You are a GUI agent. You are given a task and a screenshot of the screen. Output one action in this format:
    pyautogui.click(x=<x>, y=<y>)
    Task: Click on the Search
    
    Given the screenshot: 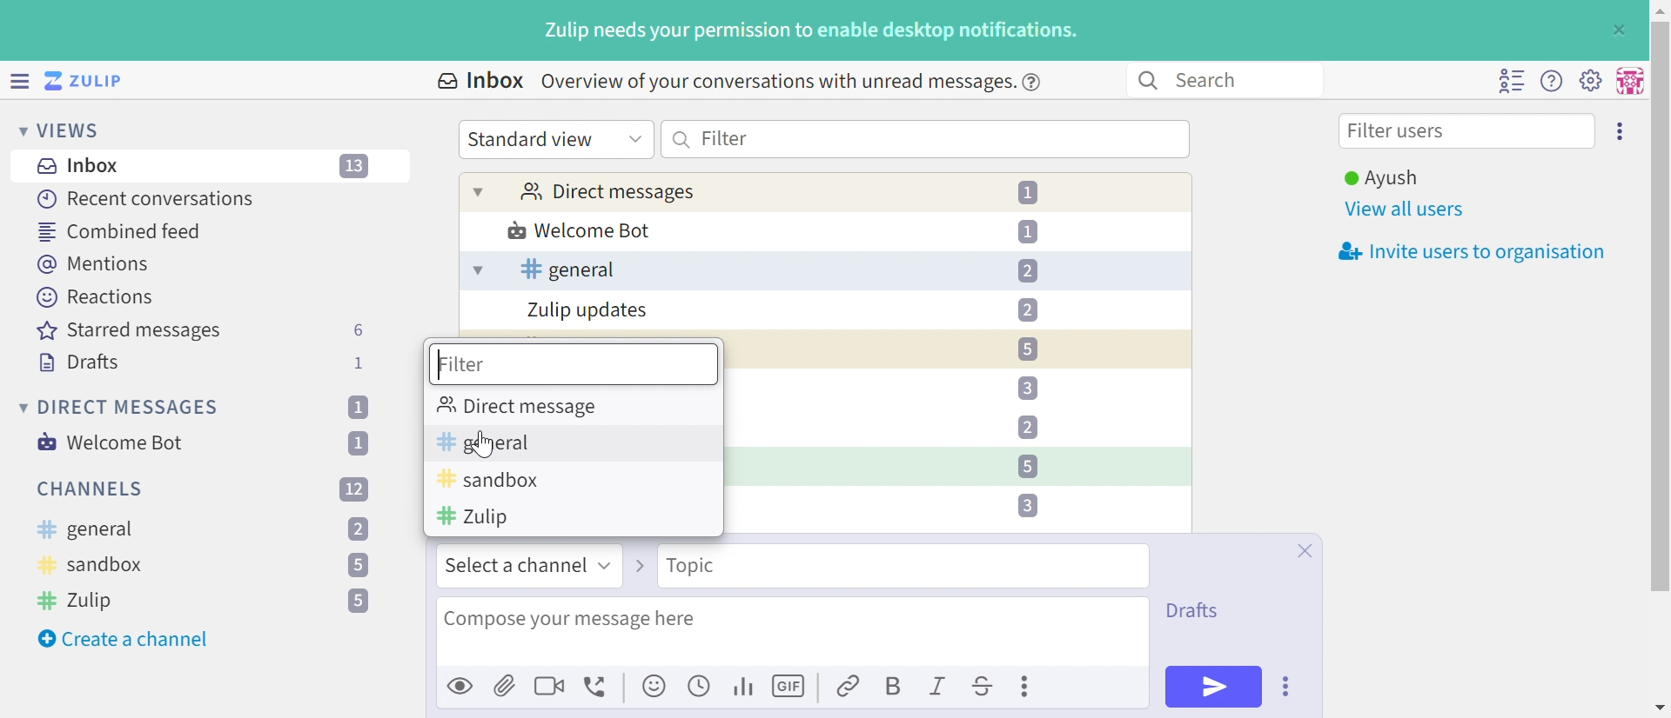 What is the action you would take?
    pyautogui.click(x=682, y=139)
    